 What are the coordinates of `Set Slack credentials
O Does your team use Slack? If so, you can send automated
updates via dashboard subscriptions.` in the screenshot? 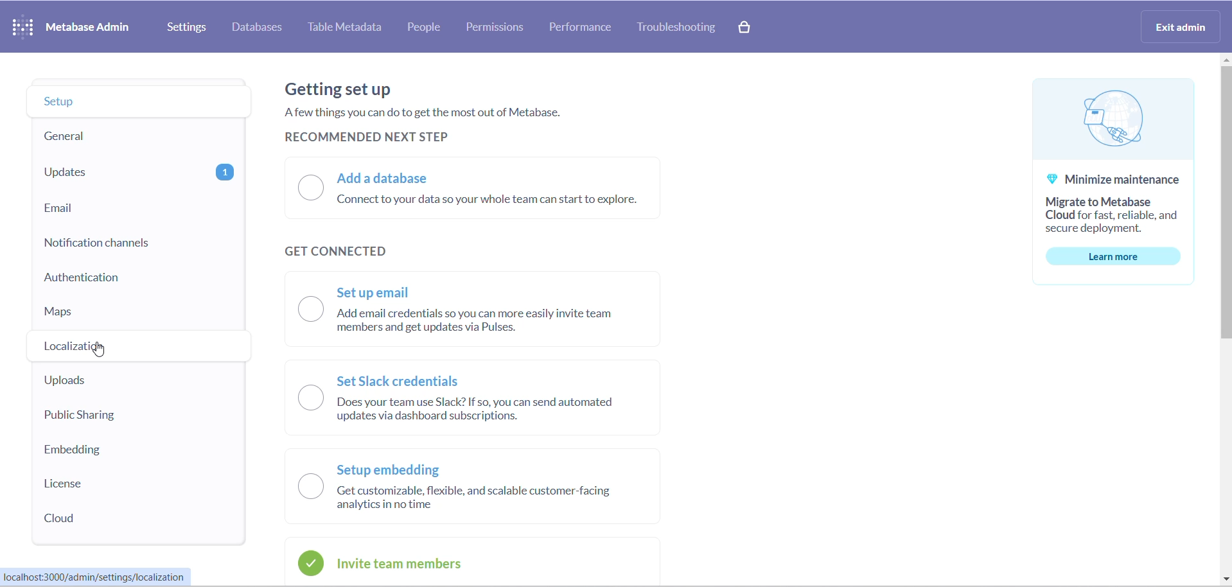 It's located at (471, 399).